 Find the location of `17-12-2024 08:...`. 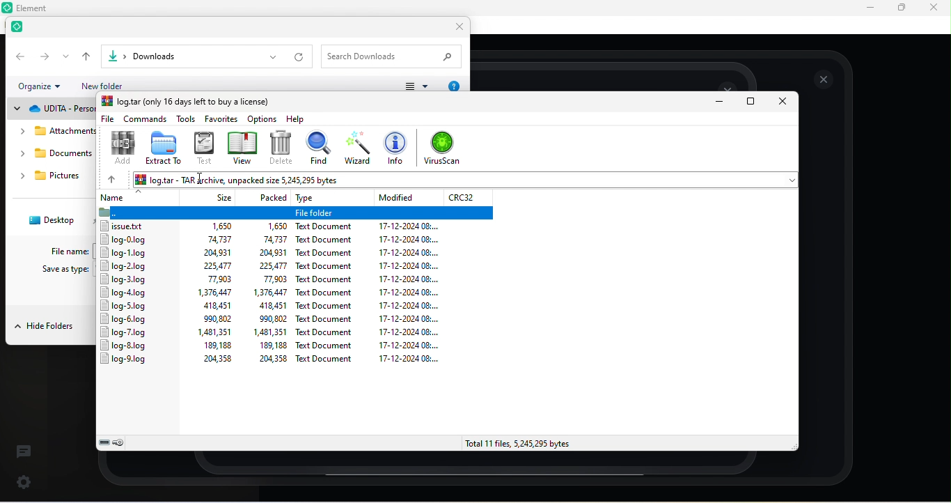

17-12-2024 08:... is located at coordinates (414, 240).